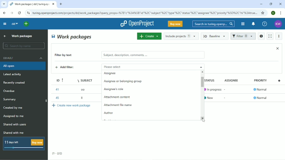 This screenshot has height=160, width=285. I want to click on ll, so click(82, 99).